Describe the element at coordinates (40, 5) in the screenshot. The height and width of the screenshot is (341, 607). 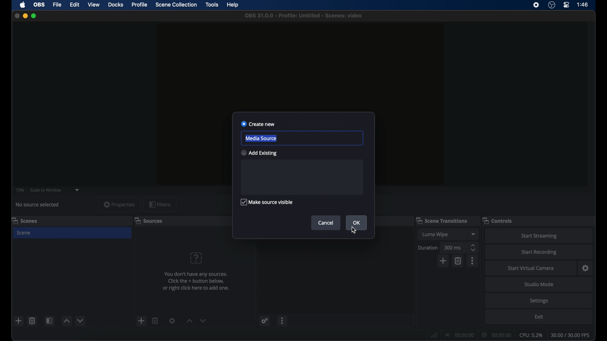
I see `obs` at that location.